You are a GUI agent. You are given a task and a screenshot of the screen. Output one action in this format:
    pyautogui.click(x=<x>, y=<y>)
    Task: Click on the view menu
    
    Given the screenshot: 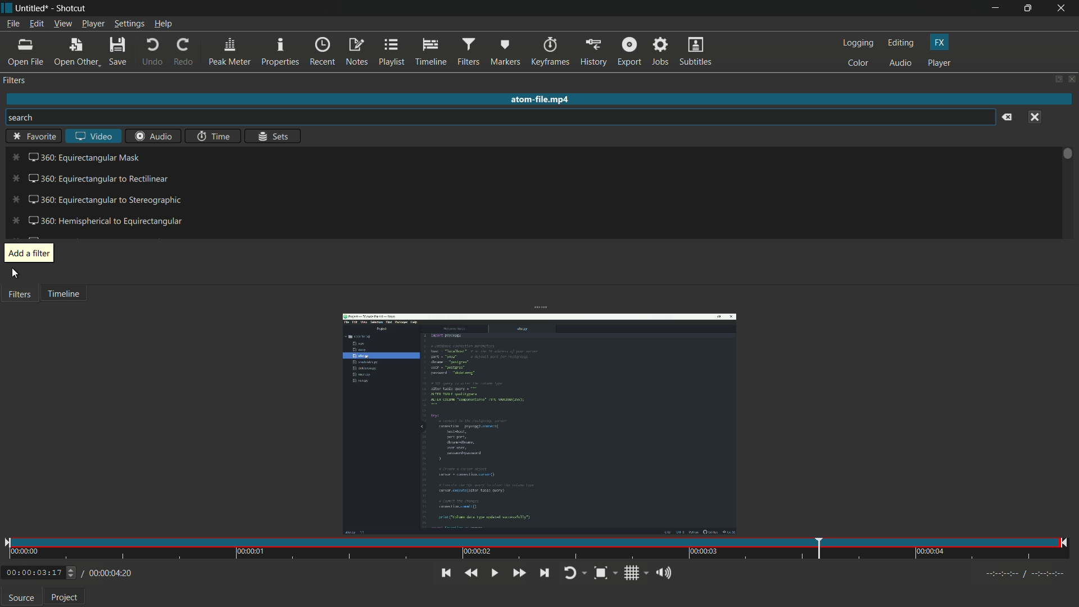 What is the action you would take?
    pyautogui.click(x=62, y=24)
    